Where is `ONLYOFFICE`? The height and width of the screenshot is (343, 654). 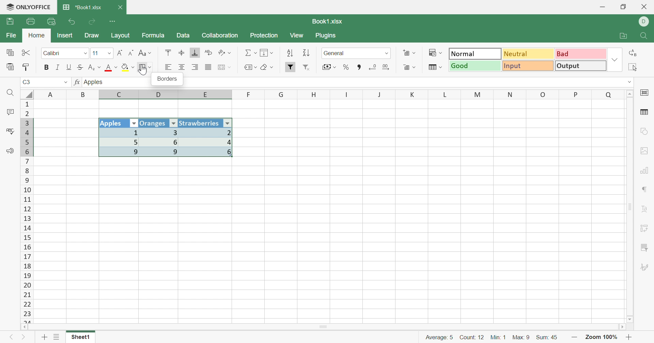 ONLYOFFICE is located at coordinates (28, 7).